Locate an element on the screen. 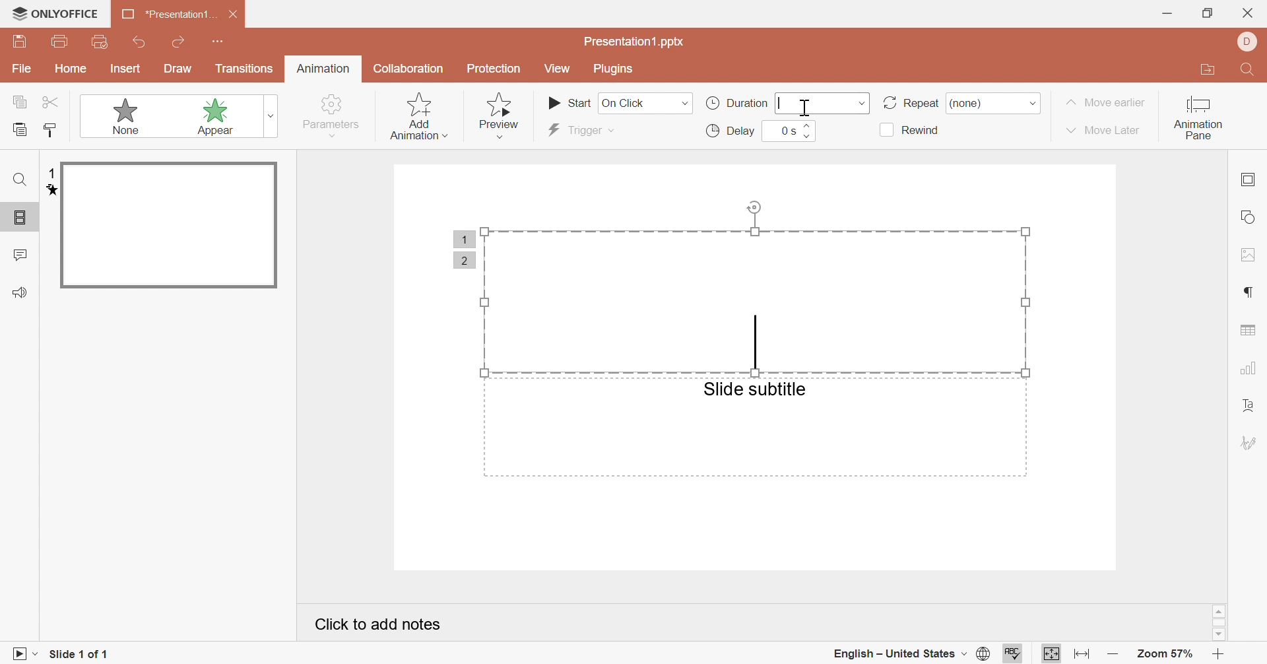 The width and height of the screenshot is (1267, 664). zoom in is located at coordinates (1221, 655).